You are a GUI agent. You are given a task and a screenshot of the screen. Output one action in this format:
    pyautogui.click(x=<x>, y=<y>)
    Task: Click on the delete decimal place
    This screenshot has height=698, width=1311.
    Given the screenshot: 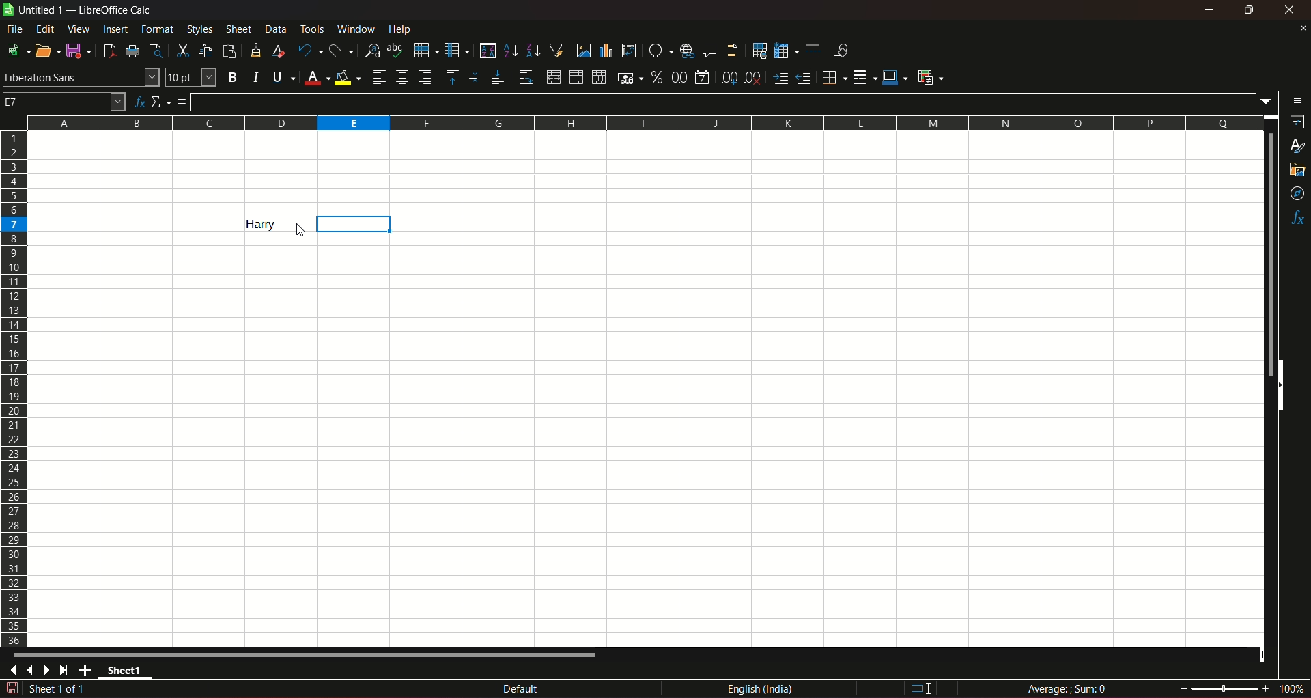 What is the action you would take?
    pyautogui.click(x=752, y=79)
    